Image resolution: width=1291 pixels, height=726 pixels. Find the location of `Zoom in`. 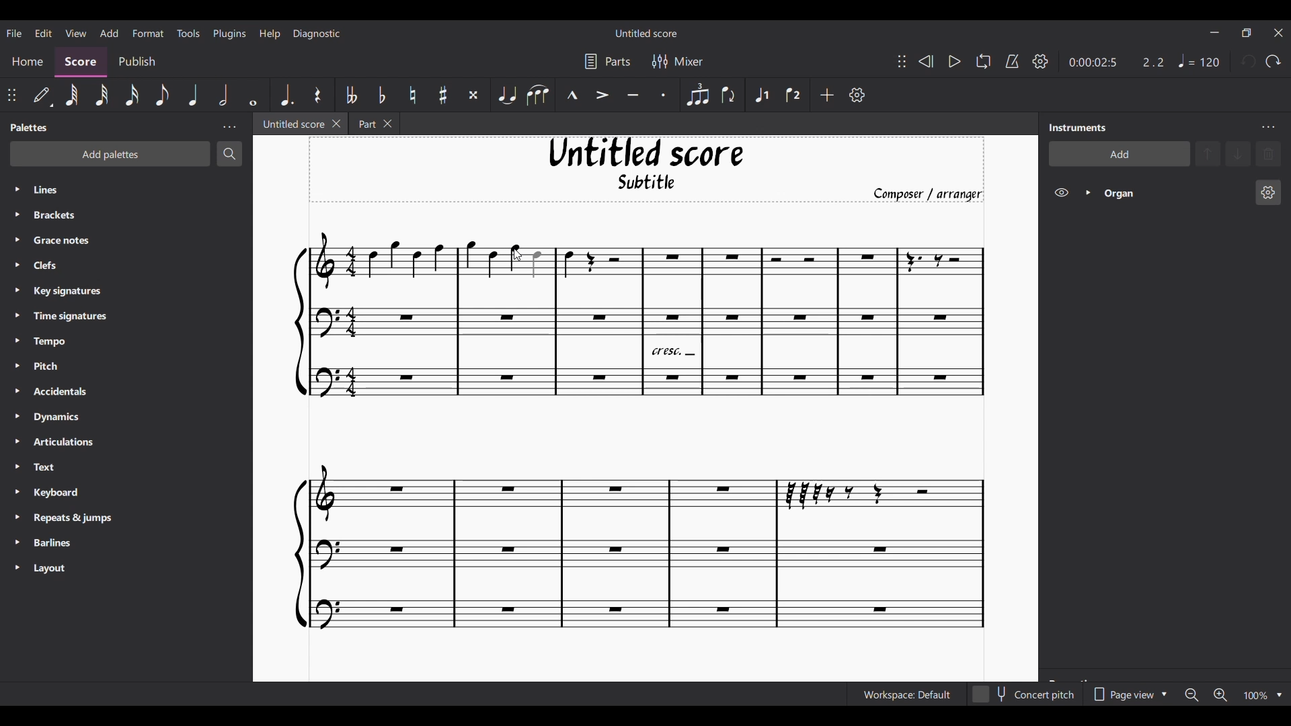

Zoom in is located at coordinates (1220, 695).